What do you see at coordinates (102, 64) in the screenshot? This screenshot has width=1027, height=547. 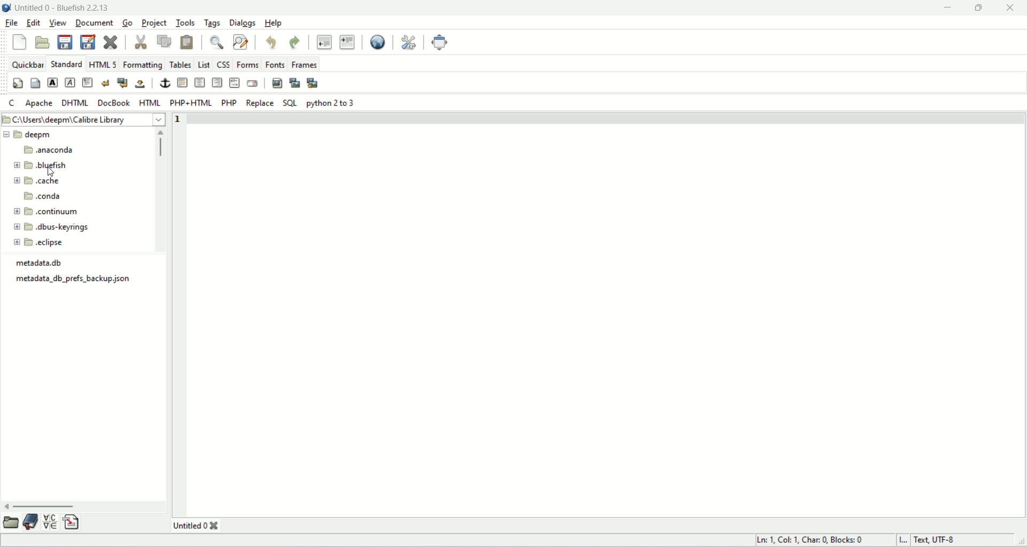 I see `HTML 5` at bounding box center [102, 64].